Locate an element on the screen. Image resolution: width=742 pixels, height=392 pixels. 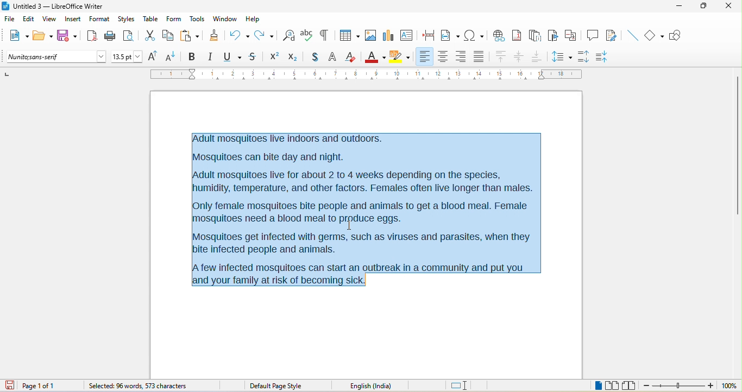
outline font effect is located at coordinates (332, 58).